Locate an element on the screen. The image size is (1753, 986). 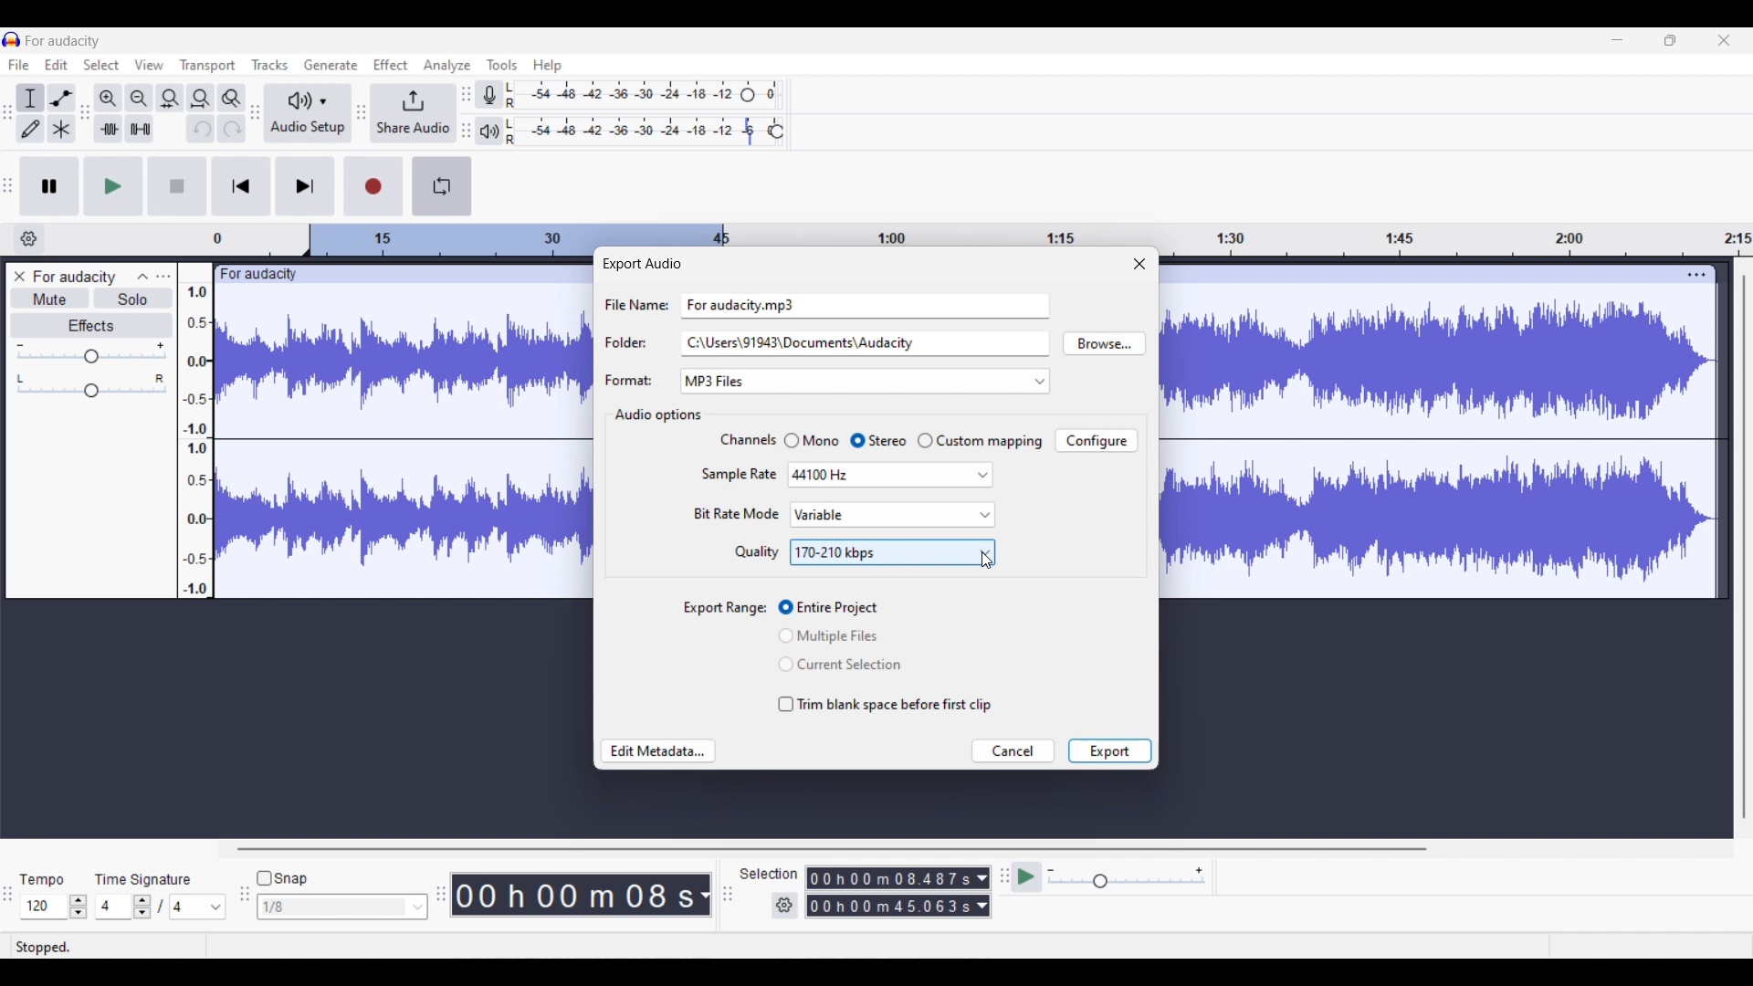
Effect menu is located at coordinates (390, 64).